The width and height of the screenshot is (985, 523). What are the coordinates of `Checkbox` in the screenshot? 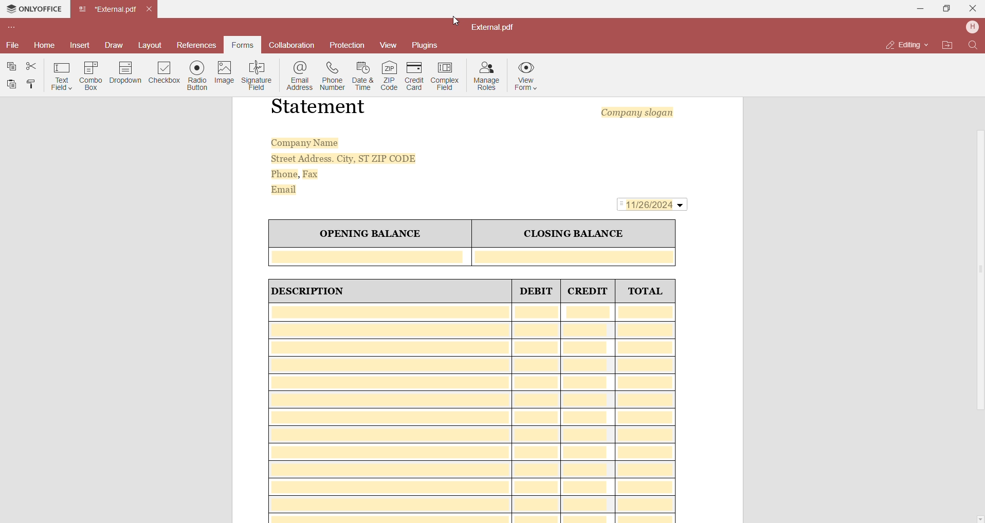 It's located at (163, 73).